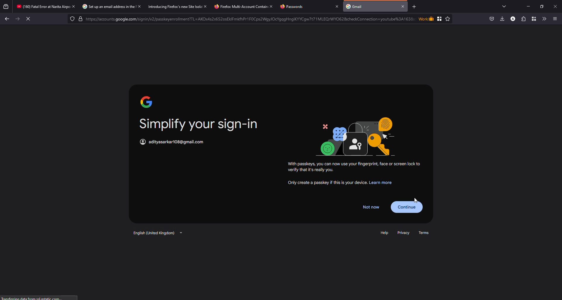 The image size is (562, 300). I want to click on https://accounts.google.com/signin/v2/passkeyenrollment?TL=AKOx4s2x6520sEIFmkfhPr1 FOCps2WgyJOcYgagHngiKYYCgw7t7 1MLEQrWYO628icheckConnection=youtube%3A1638, so click(248, 19).